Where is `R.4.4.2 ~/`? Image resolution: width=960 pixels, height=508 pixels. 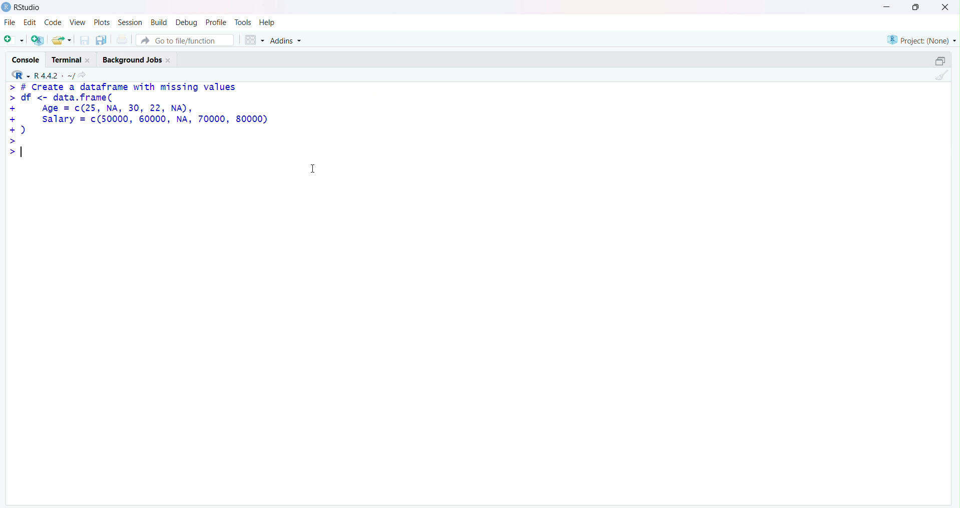
R.4.4.2 ~/ is located at coordinates (54, 73).